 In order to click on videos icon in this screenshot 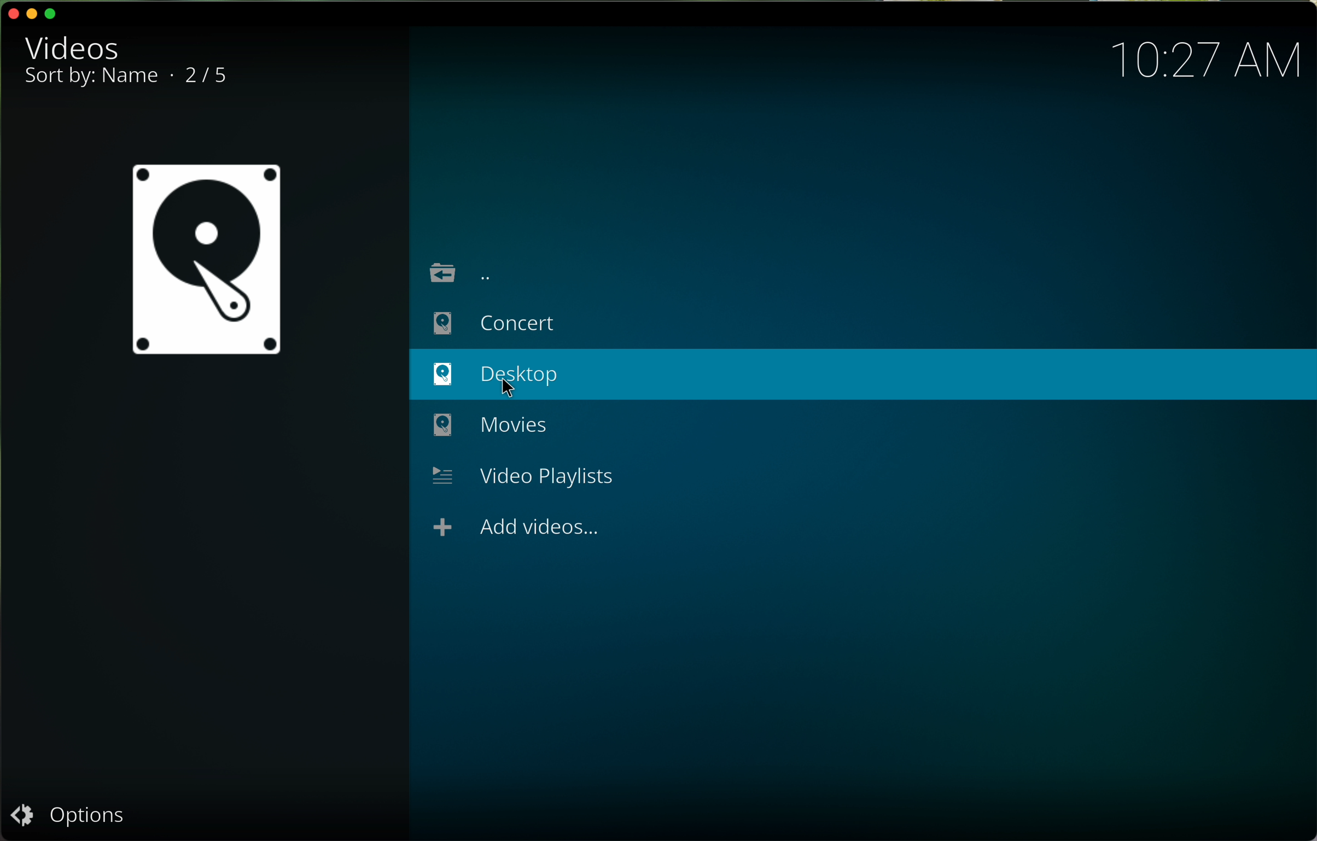, I will do `click(200, 261)`.